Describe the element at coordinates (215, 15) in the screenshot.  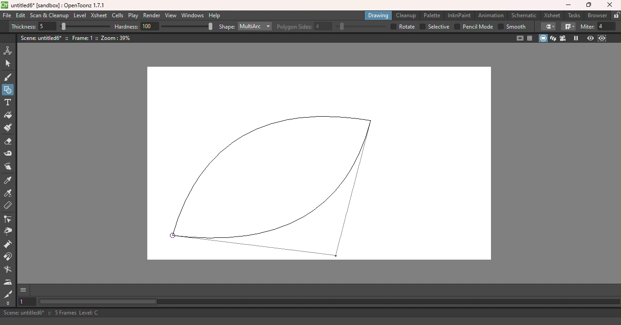
I see `Help` at that location.